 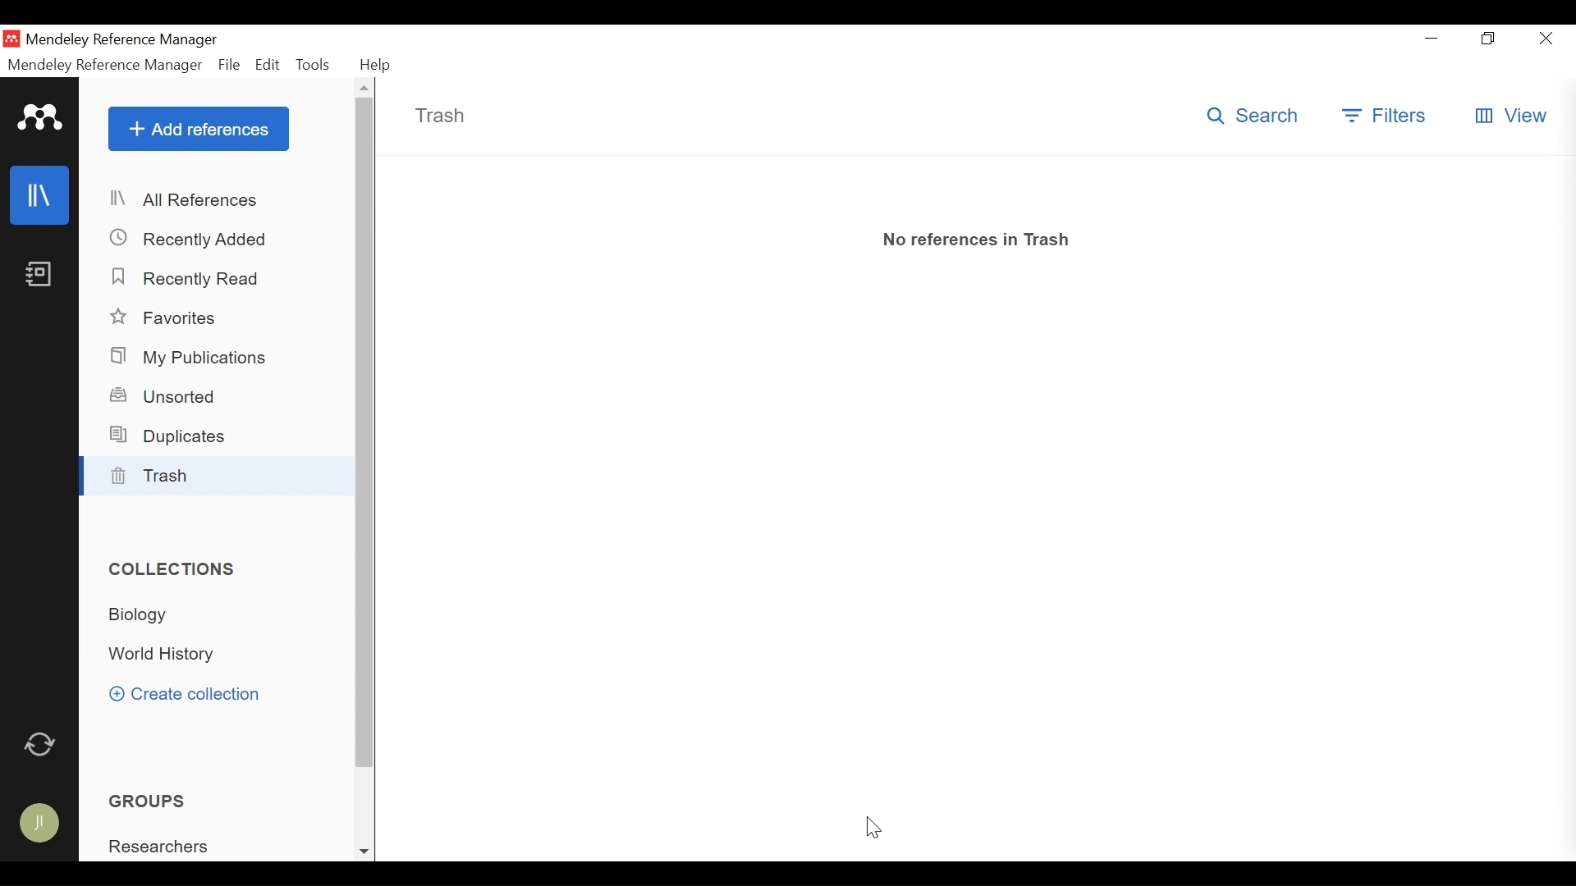 What do you see at coordinates (978, 240) in the screenshot?
I see `No references in Trash` at bounding box center [978, 240].